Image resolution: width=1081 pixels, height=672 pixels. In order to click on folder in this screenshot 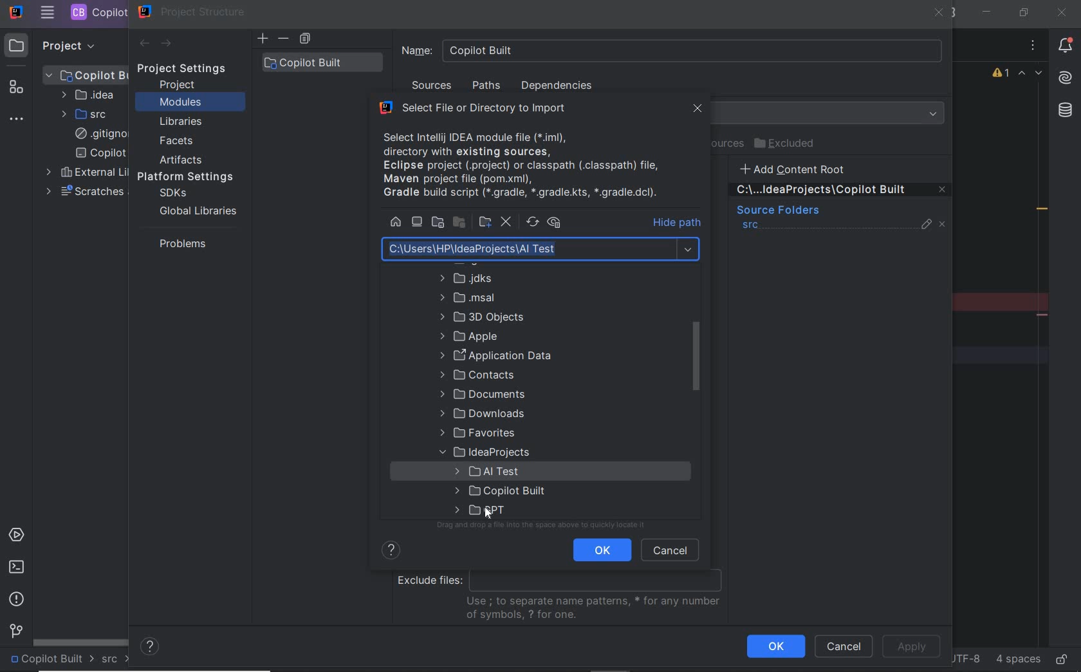, I will do `click(480, 316)`.